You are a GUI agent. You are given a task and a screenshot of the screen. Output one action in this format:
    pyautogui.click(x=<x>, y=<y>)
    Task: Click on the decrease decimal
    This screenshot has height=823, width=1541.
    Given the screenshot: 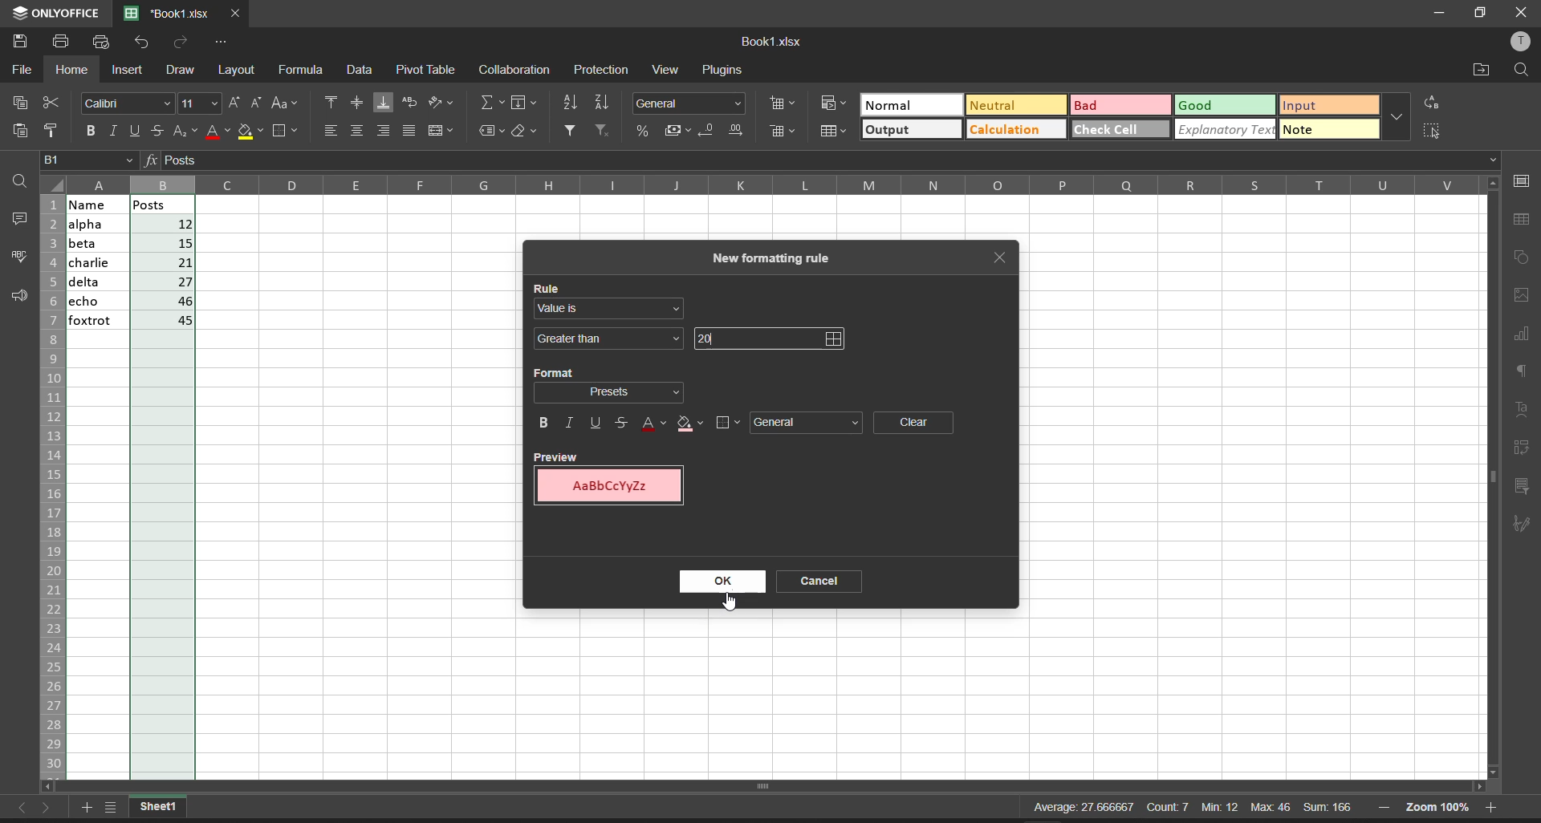 What is the action you would take?
    pyautogui.click(x=703, y=129)
    